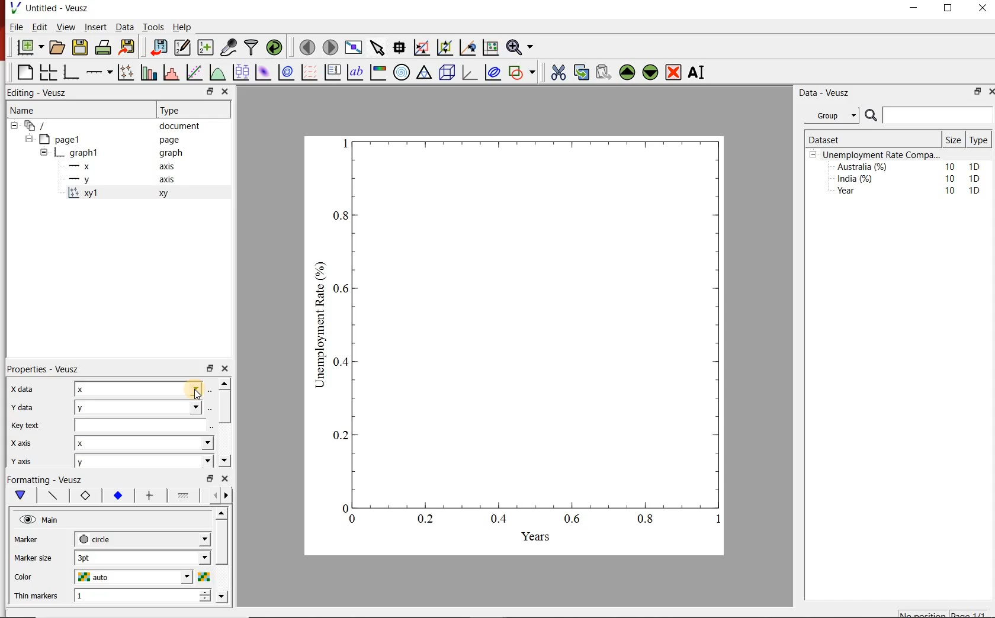  Describe the element at coordinates (135, 577) in the screenshot. I see `auto` at that location.